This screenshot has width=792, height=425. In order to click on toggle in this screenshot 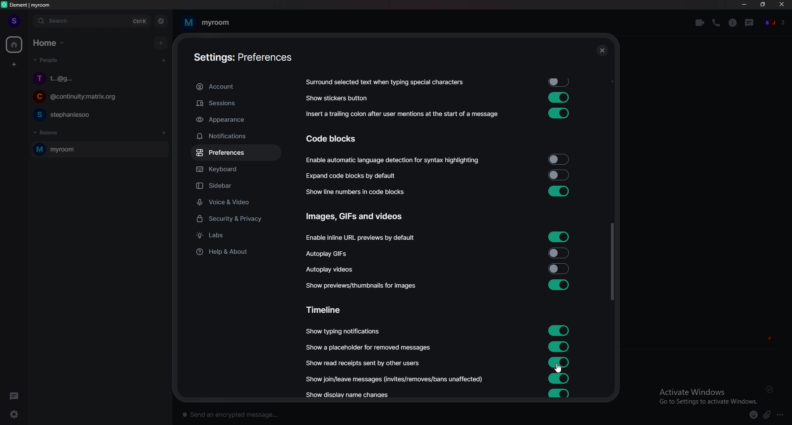, I will do `click(559, 252)`.